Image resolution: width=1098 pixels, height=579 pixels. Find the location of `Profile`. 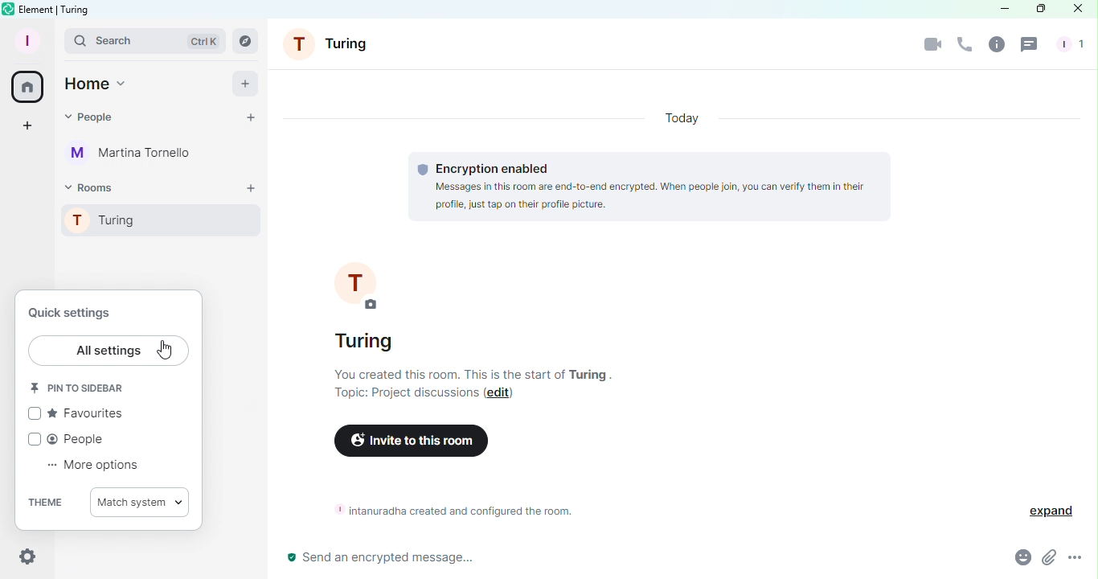

Profile is located at coordinates (25, 40).